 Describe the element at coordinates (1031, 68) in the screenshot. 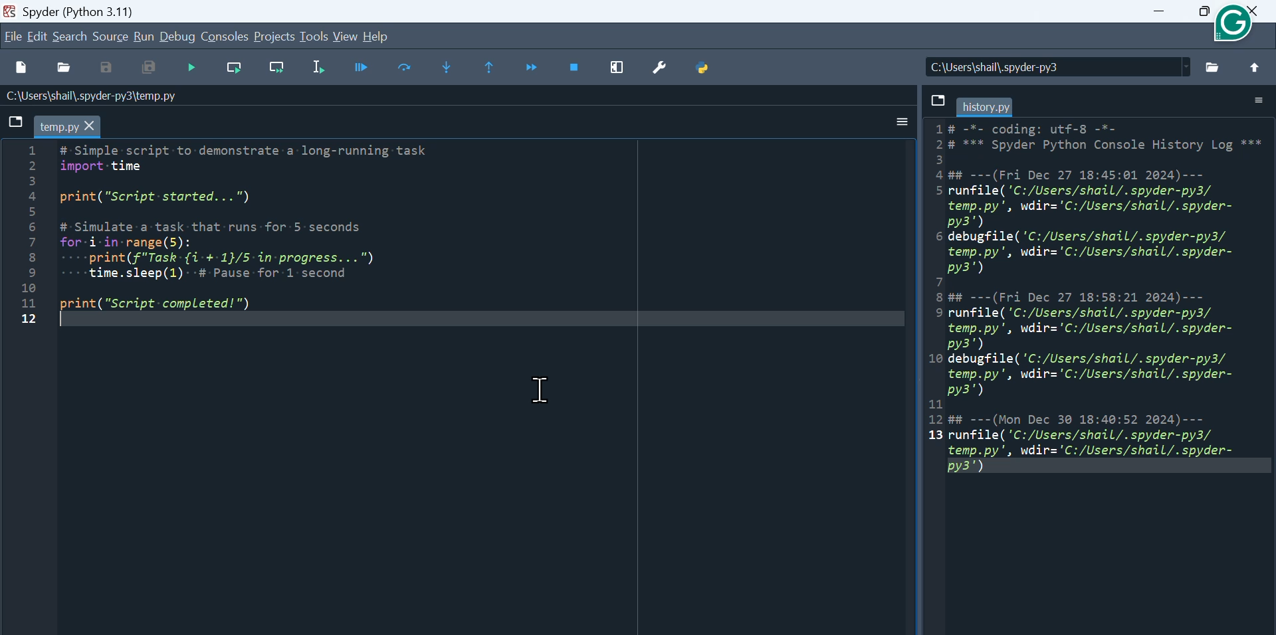

I see `C:\Users\shail\.spyder-py3` at that location.